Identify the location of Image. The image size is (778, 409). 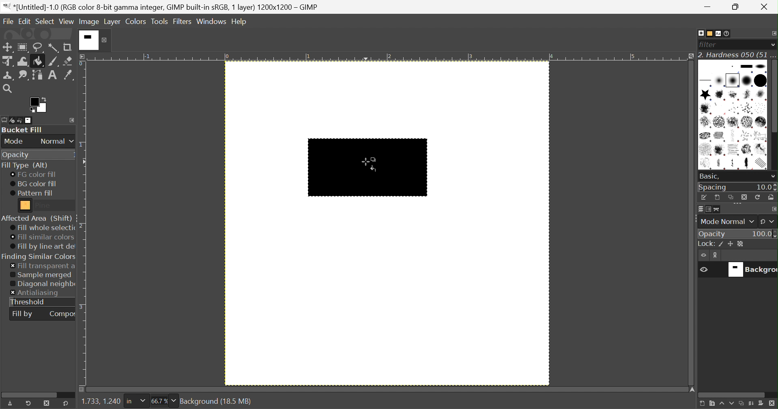
(90, 22).